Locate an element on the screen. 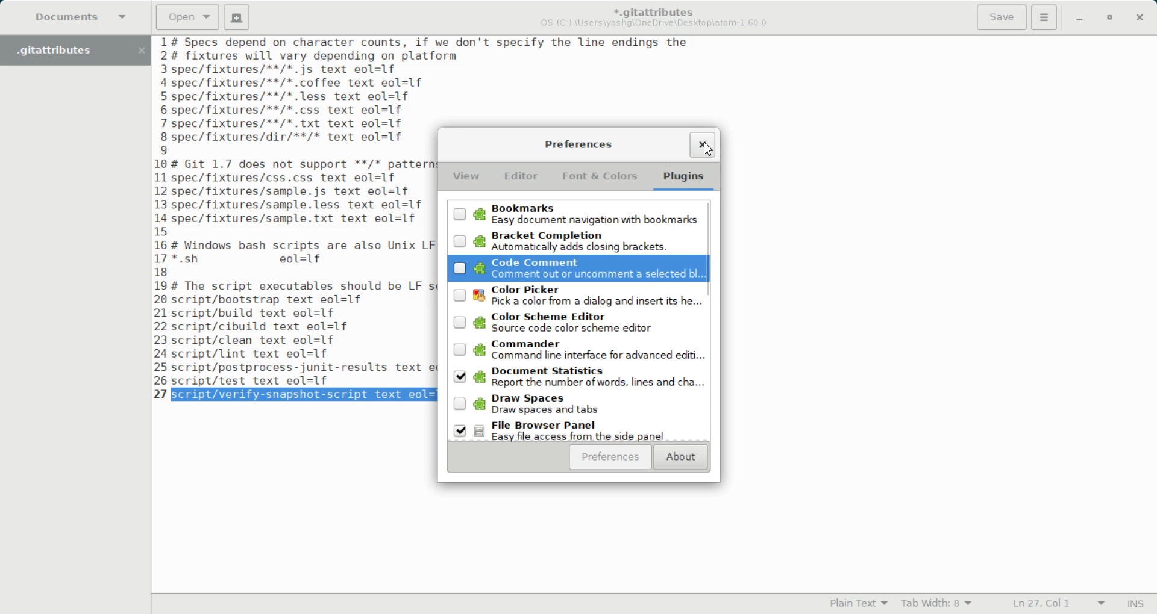 Image resolution: width=1157 pixels, height=614 pixels. Ln 27, Col 42 is located at coordinates (1054, 604).